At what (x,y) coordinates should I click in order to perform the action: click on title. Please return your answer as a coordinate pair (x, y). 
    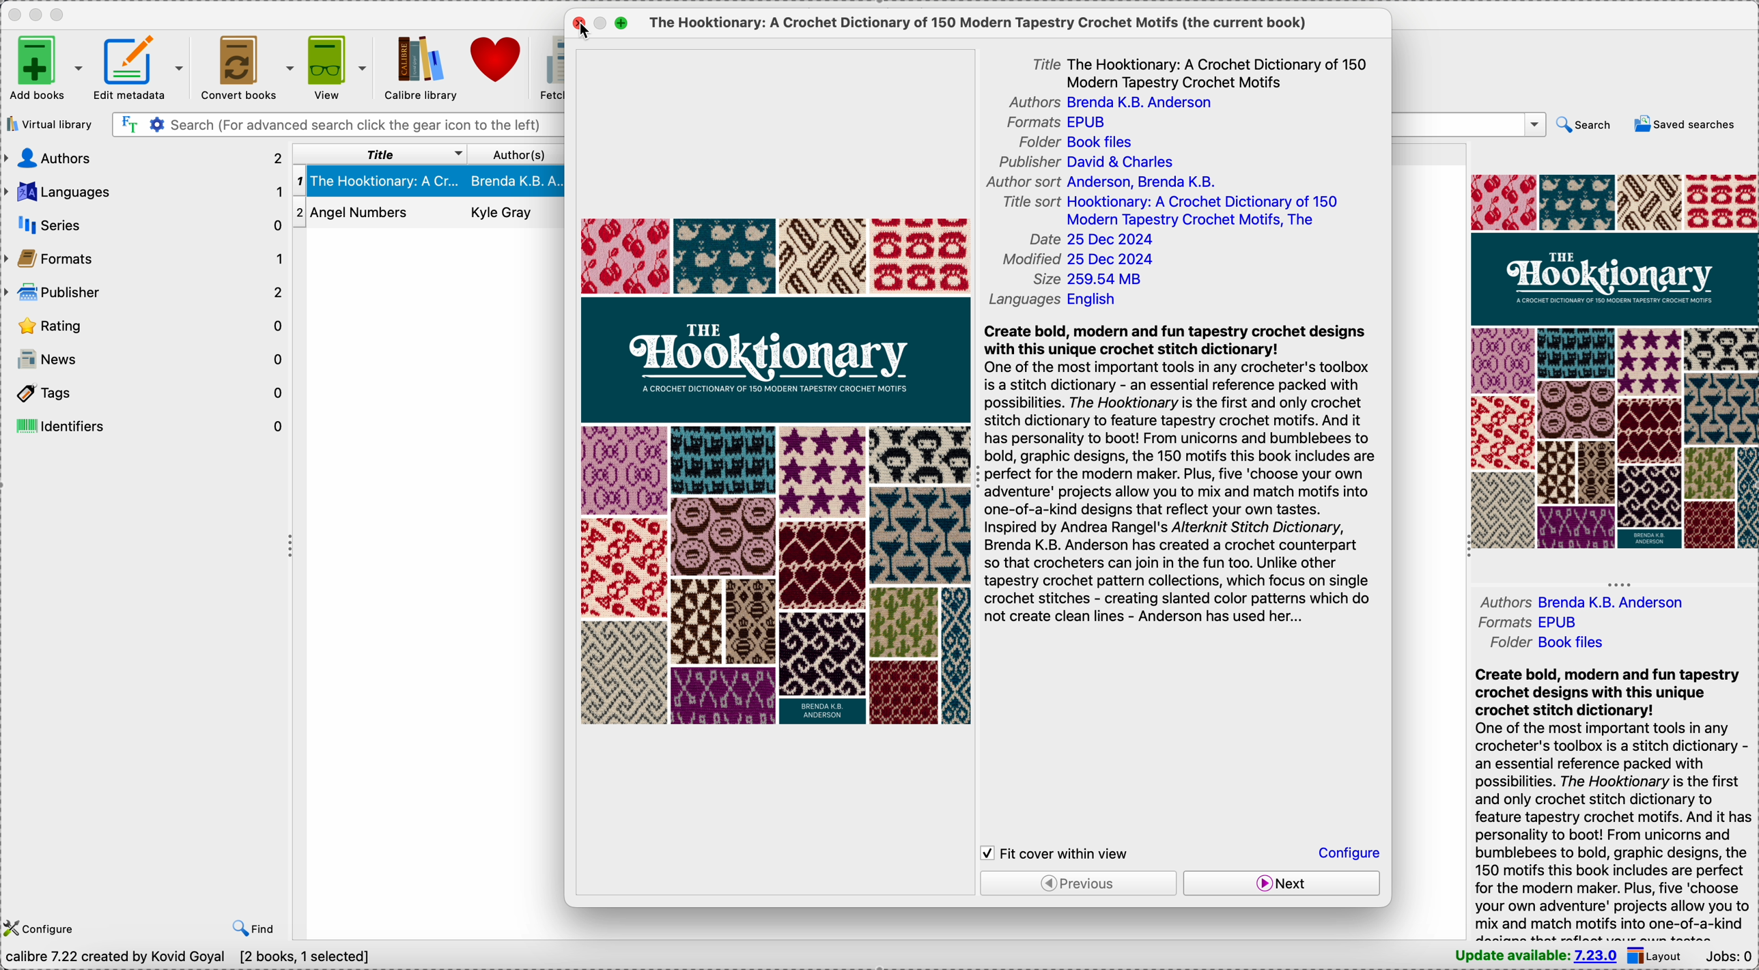
    Looking at the image, I should click on (376, 152).